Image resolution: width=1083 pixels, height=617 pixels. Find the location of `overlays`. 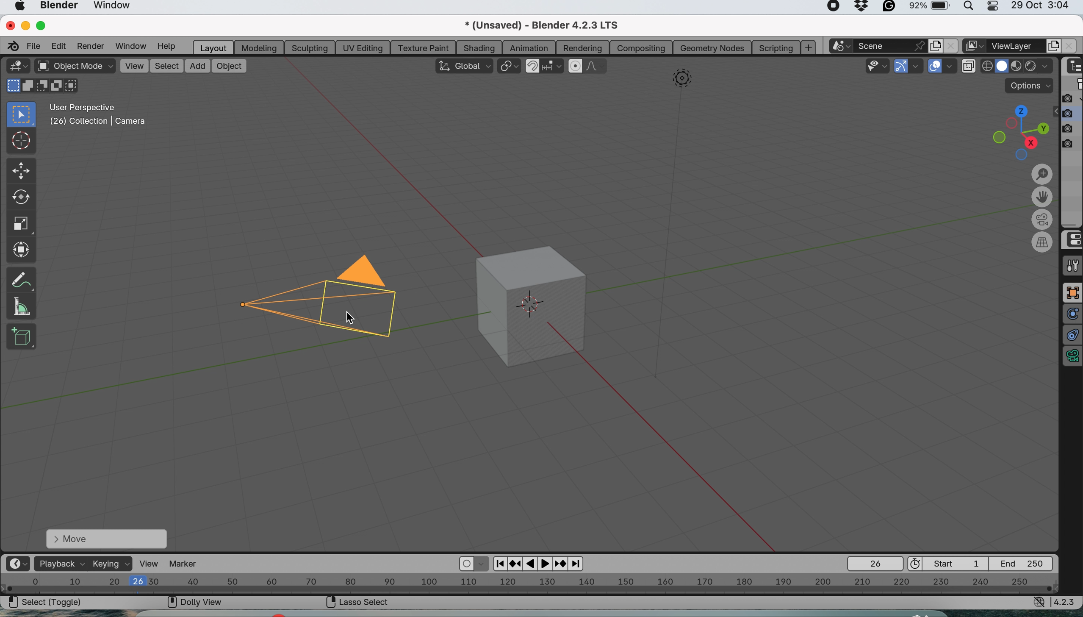

overlays is located at coordinates (952, 66).